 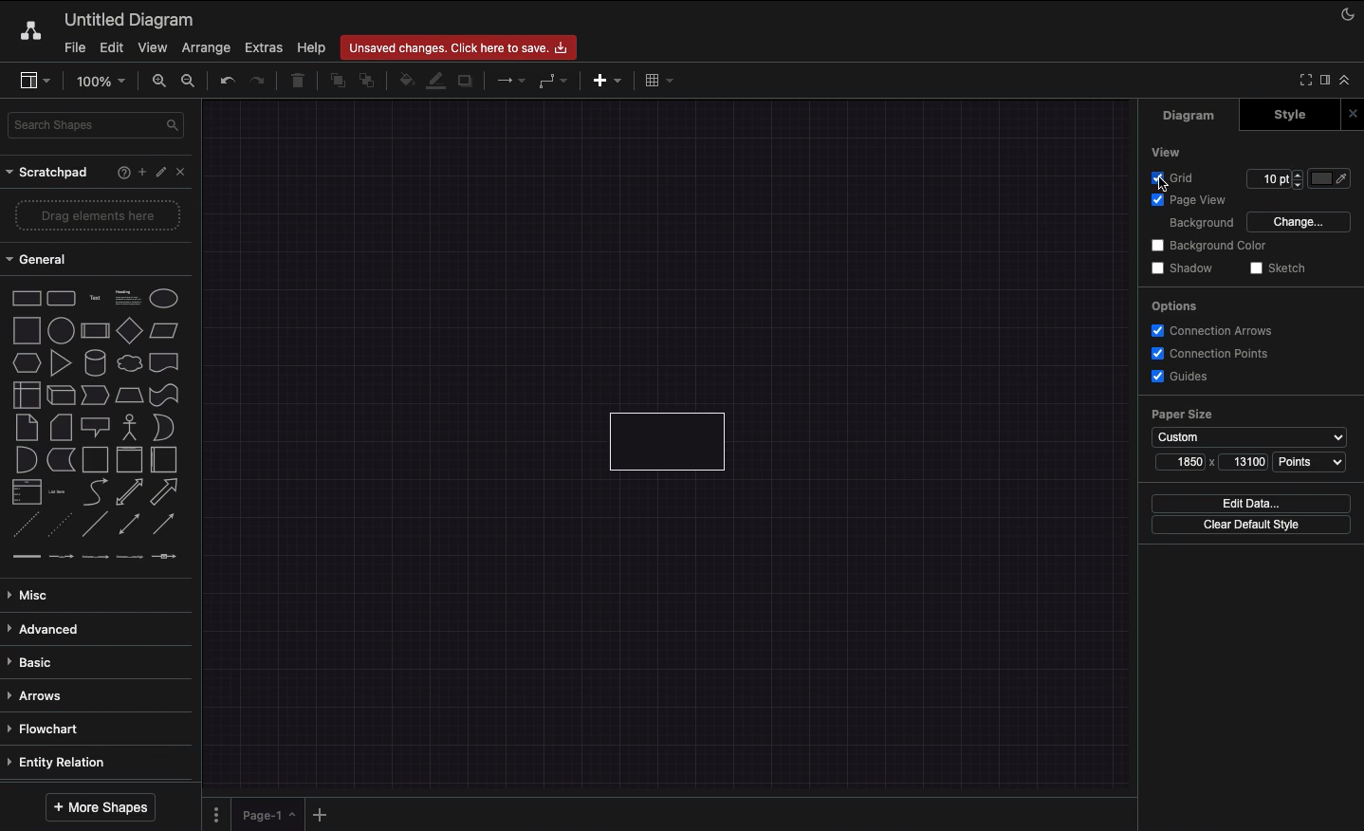 What do you see at coordinates (1346, 80) in the screenshot?
I see `Collapse` at bounding box center [1346, 80].